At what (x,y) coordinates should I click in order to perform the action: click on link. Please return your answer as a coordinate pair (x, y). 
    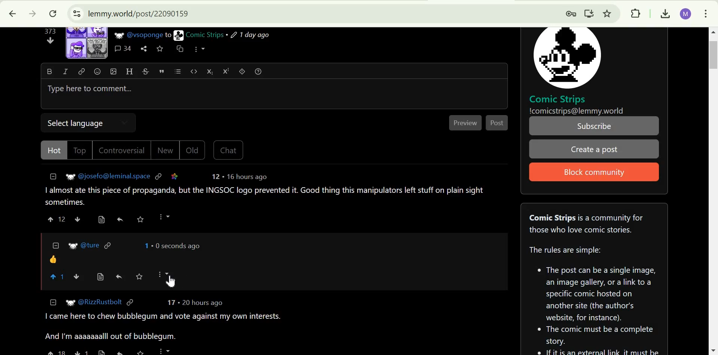
    Looking at the image, I should click on (175, 176).